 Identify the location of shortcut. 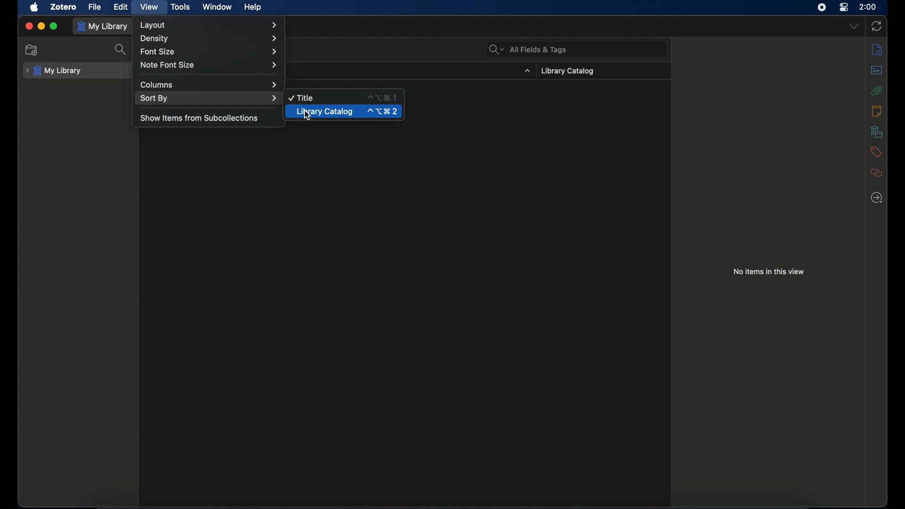
(382, 98).